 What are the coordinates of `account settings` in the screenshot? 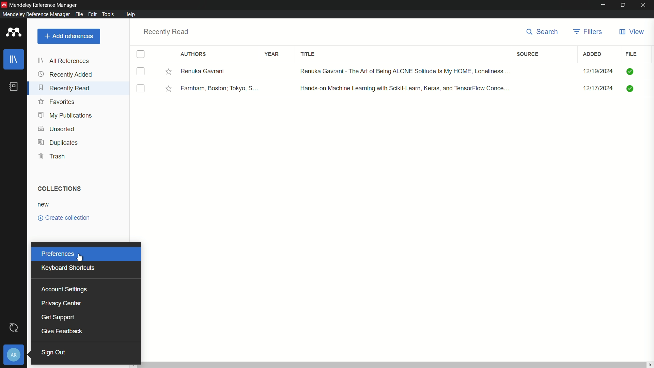 It's located at (63, 289).